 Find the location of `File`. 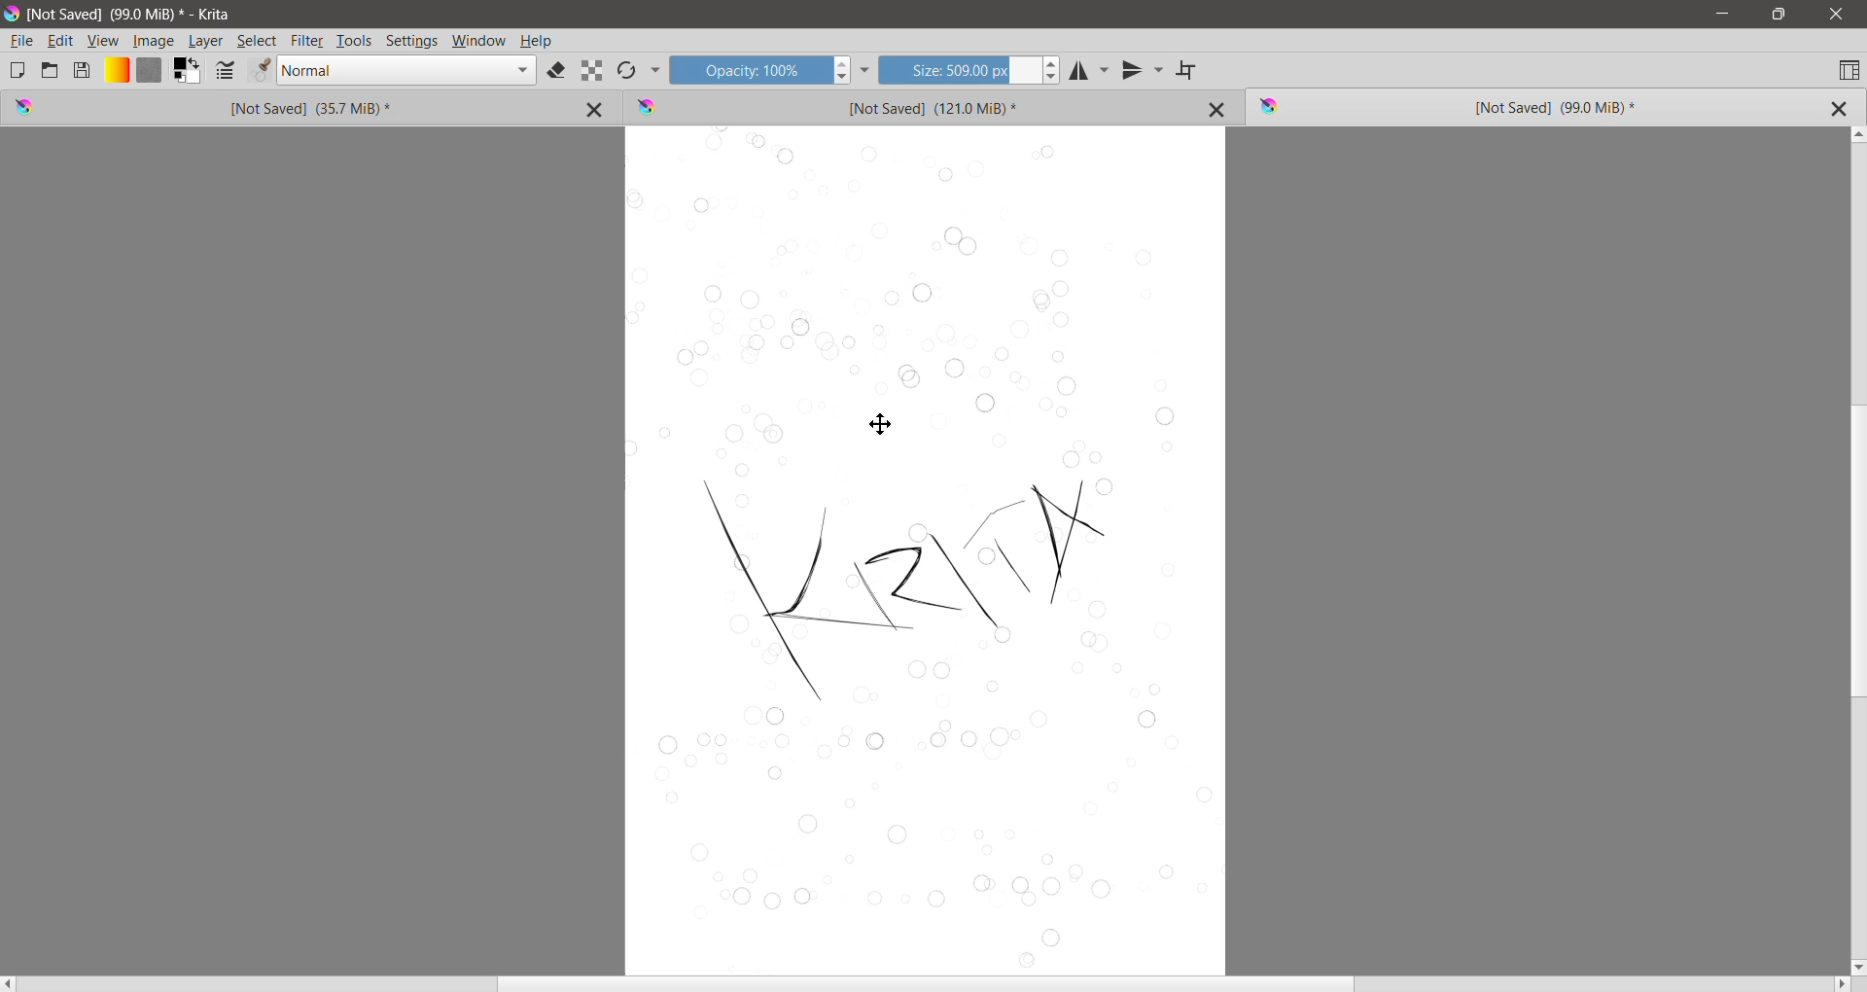

File is located at coordinates (21, 41).